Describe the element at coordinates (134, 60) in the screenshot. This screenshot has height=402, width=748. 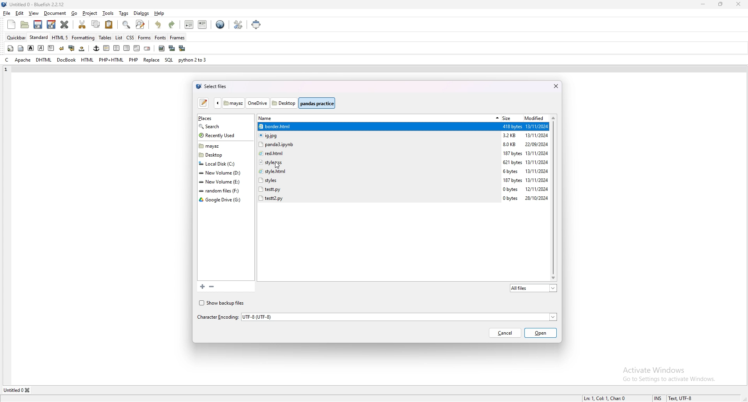
I see `php` at that location.